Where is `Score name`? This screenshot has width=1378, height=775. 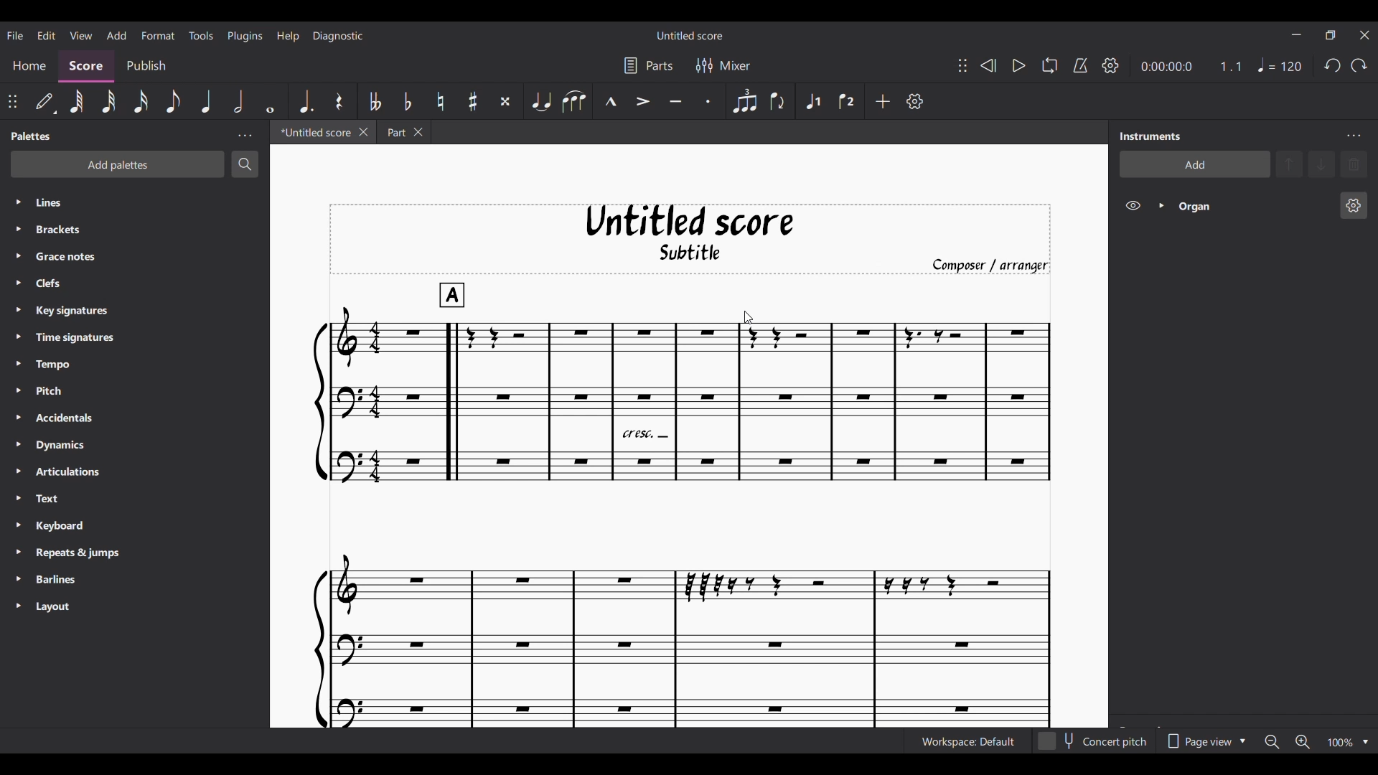
Score name is located at coordinates (691, 34).